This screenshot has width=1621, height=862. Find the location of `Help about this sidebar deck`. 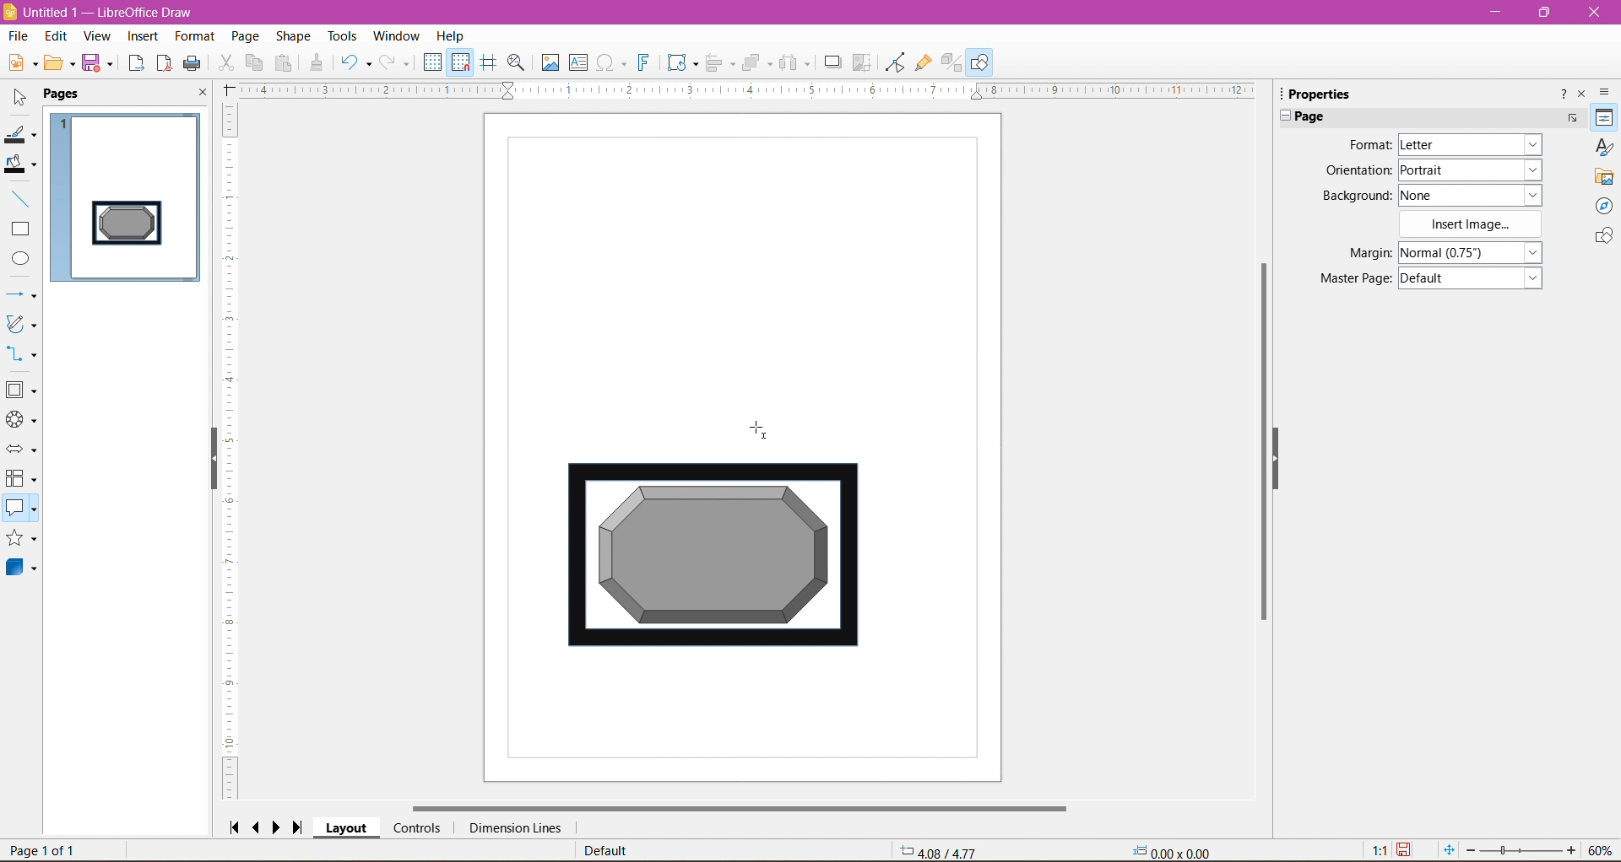

Help about this sidebar deck is located at coordinates (1561, 93).